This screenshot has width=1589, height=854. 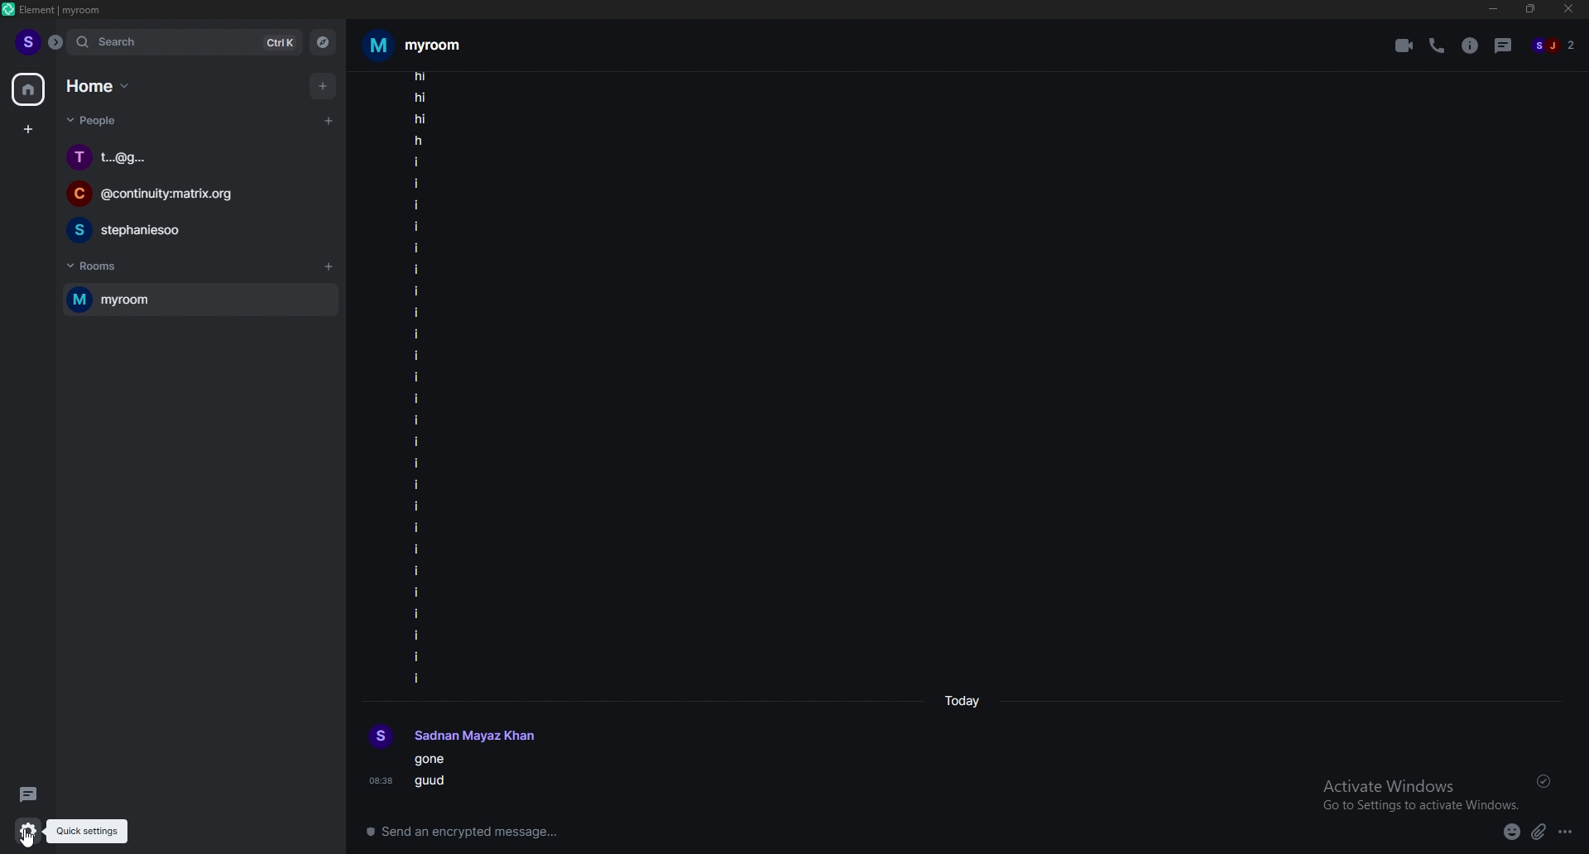 I want to click on expand, so click(x=56, y=42).